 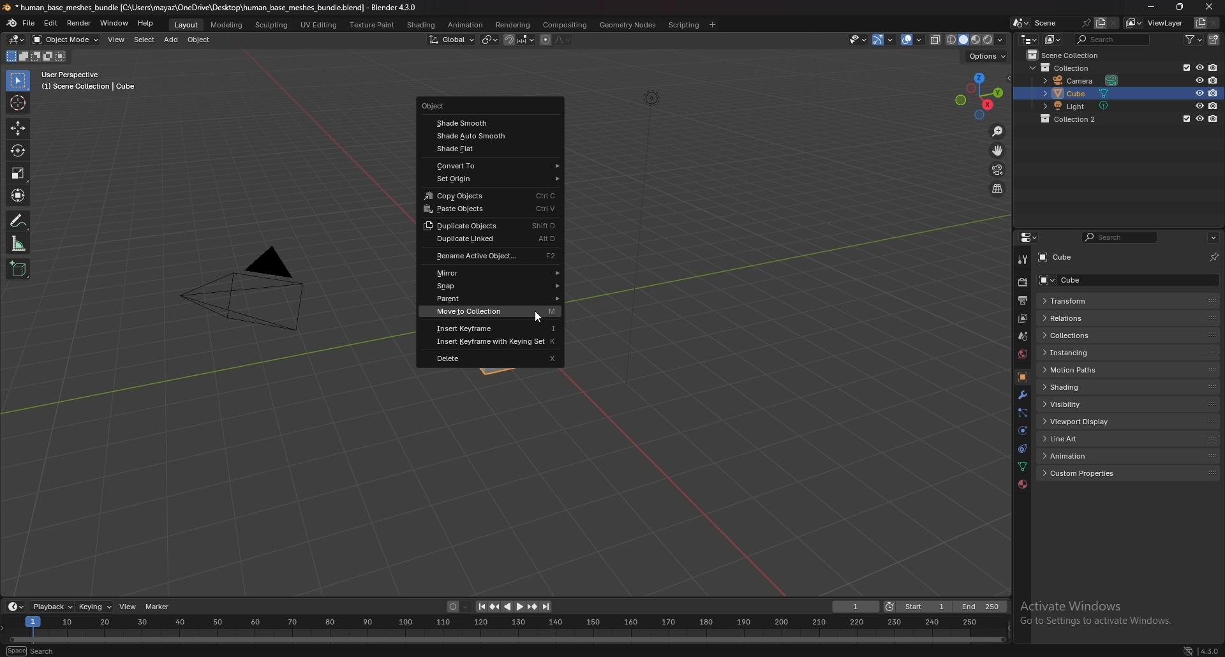 I want to click on set origin, so click(x=492, y=179).